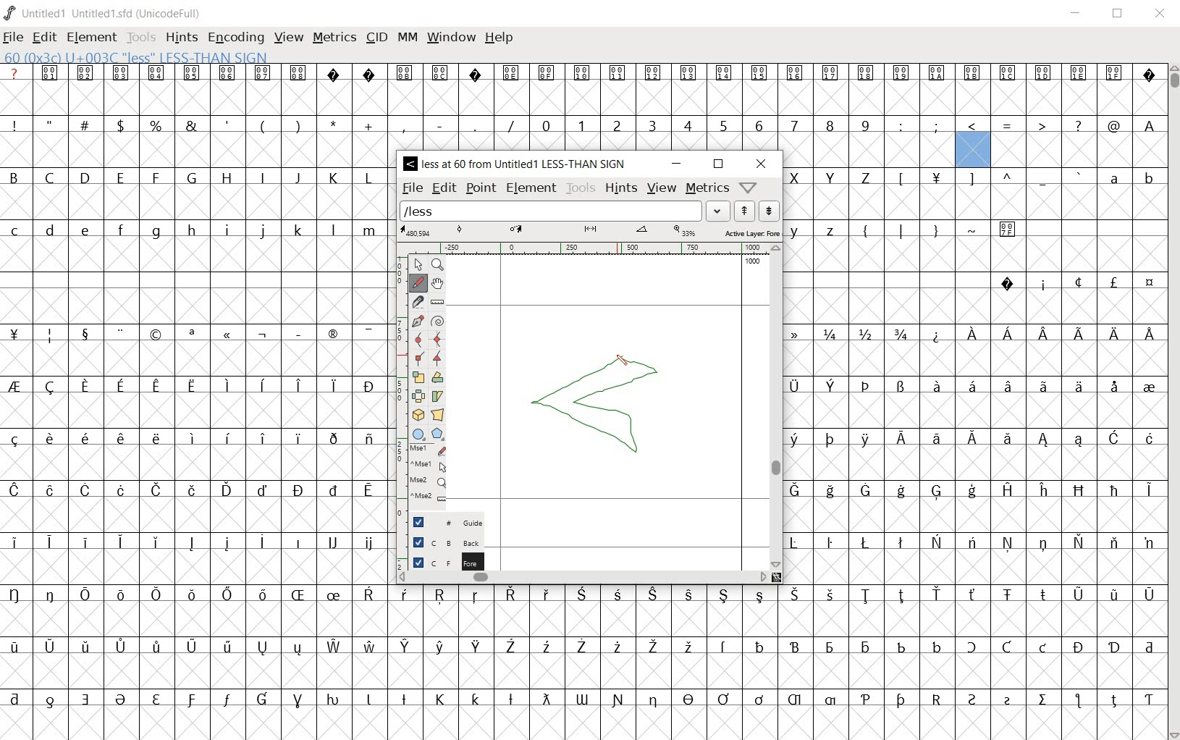 This screenshot has height=740, width=1180. What do you see at coordinates (445, 522) in the screenshot?
I see `guide` at bounding box center [445, 522].